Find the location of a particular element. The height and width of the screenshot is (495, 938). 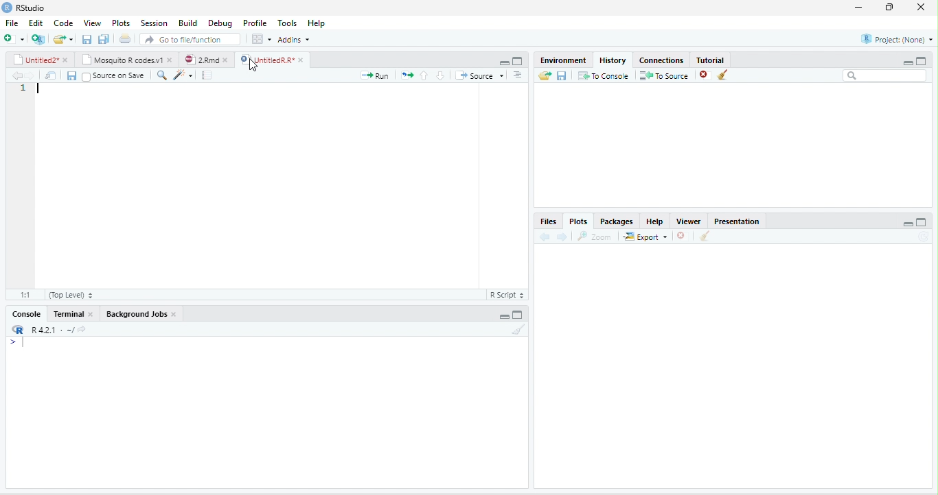

+ Run is located at coordinates (369, 75).